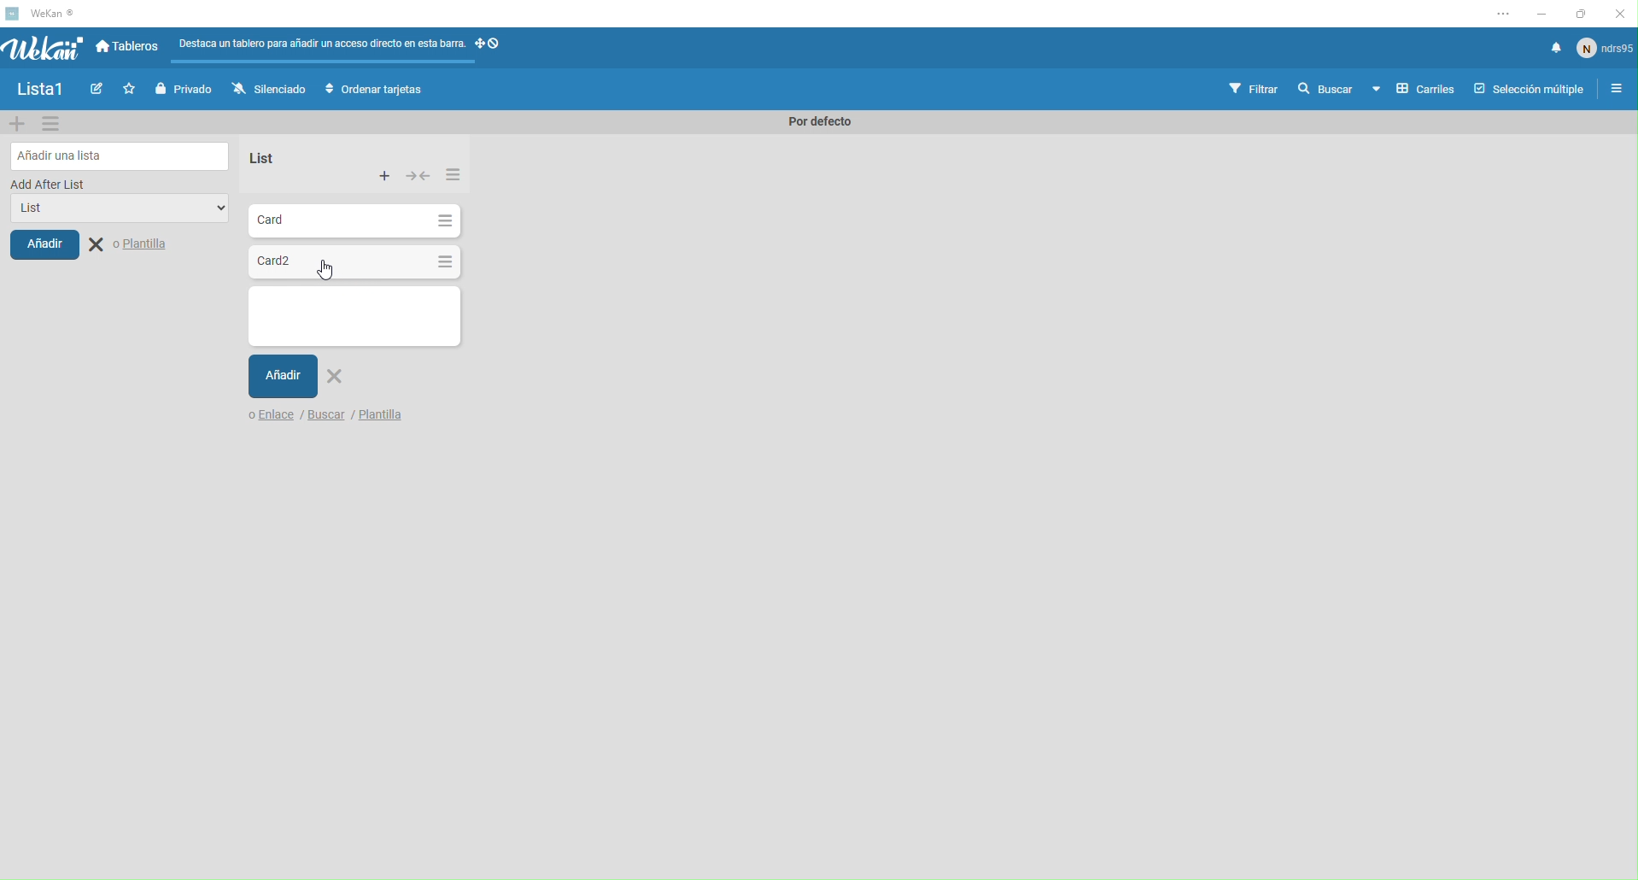 The height and width of the screenshot is (880, 1638). I want to click on list, so click(114, 214).